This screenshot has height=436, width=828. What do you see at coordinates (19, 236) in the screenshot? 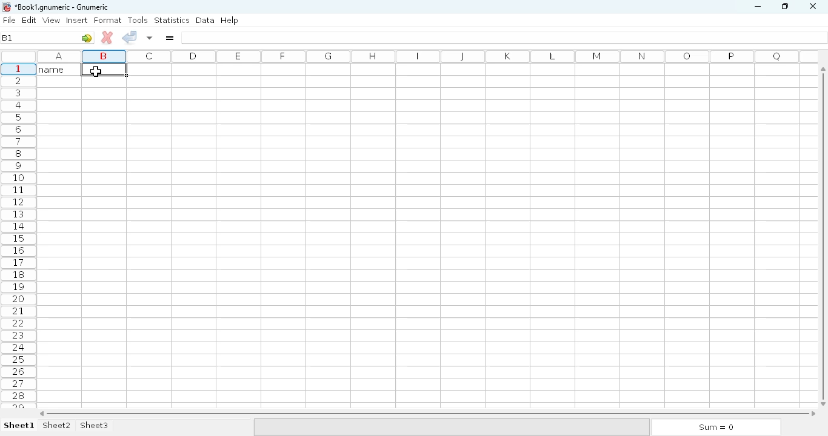
I see `rows` at bounding box center [19, 236].